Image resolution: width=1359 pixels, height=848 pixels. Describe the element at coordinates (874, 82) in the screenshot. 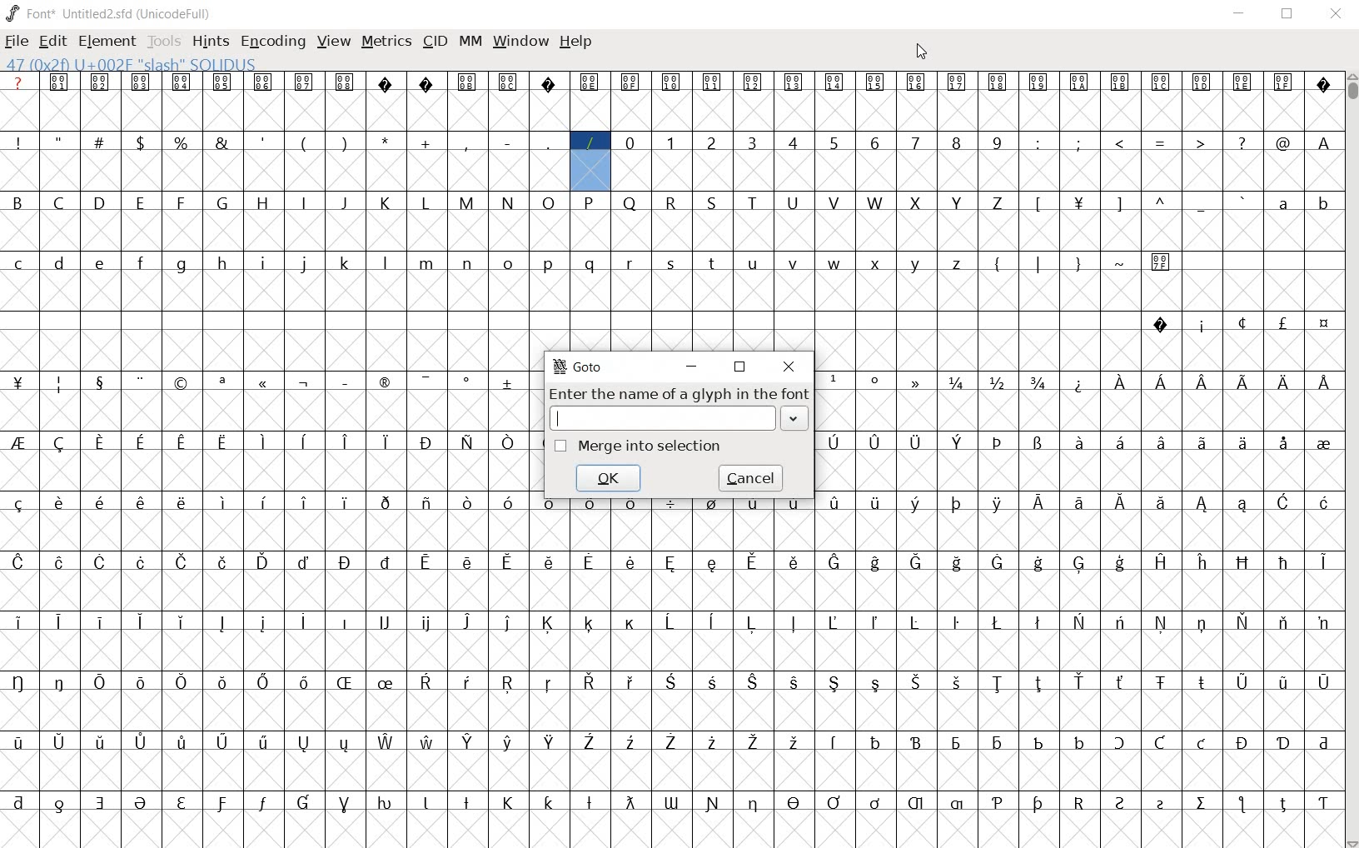

I see `glyph` at that location.